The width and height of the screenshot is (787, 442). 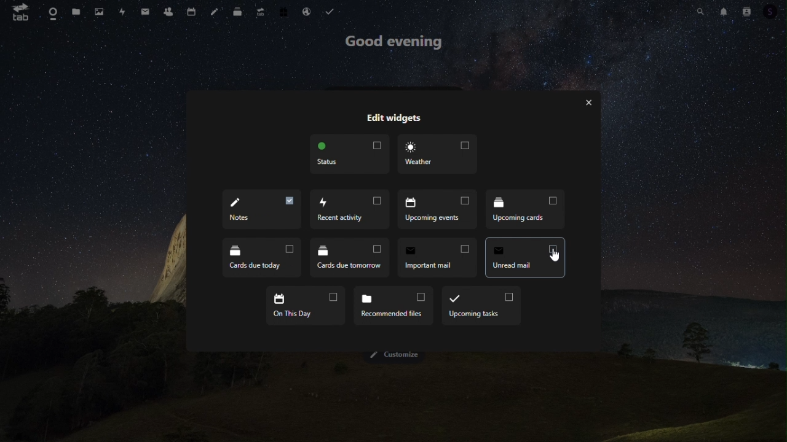 What do you see at coordinates (73, 11) in the screenshot?
I see `Files` at bounding box center [73, 11].